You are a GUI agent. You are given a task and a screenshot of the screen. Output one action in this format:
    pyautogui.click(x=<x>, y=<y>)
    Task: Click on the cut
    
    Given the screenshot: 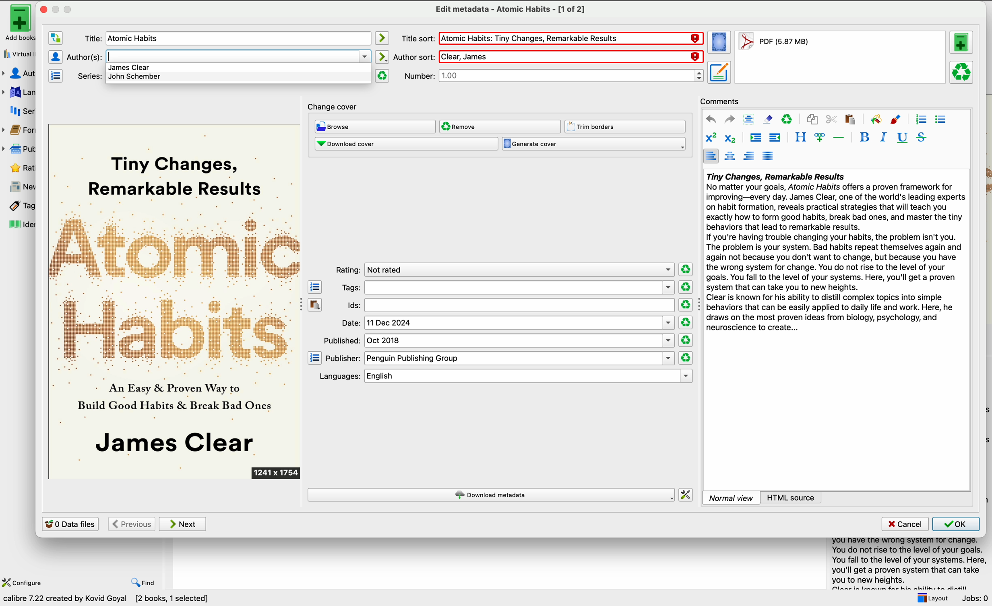 What is the action you would take?
    pyautogui.click(x=831, y=119)
    